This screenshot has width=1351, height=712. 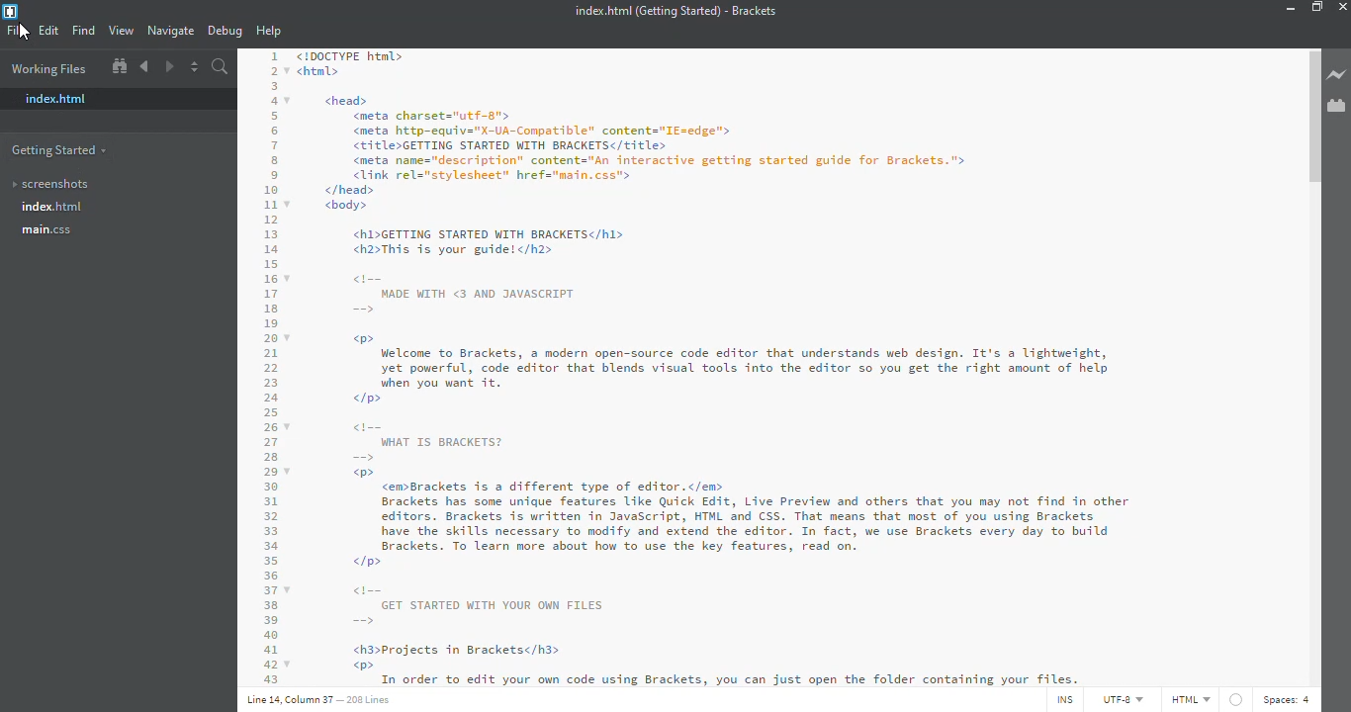 I want to click on extension manager, so click(x=1336, y=106).